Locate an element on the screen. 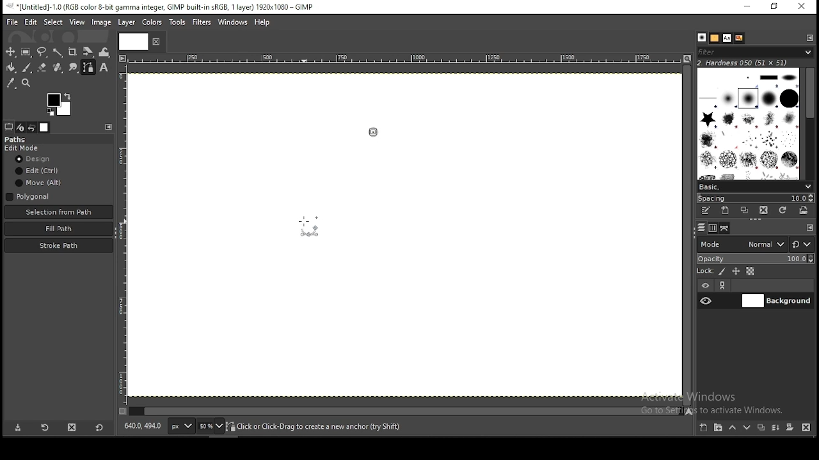  brushes is located at coordinates (702, 38).